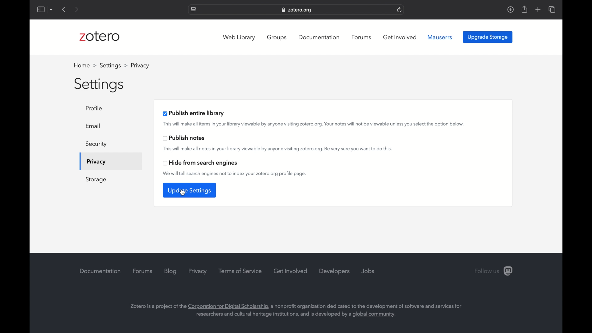 The height and width of the screenshot is (333, 592). What do you see at coordinates (51, 10) in the screenshot?
I see `dropdown` at bounding box center [51, 10].